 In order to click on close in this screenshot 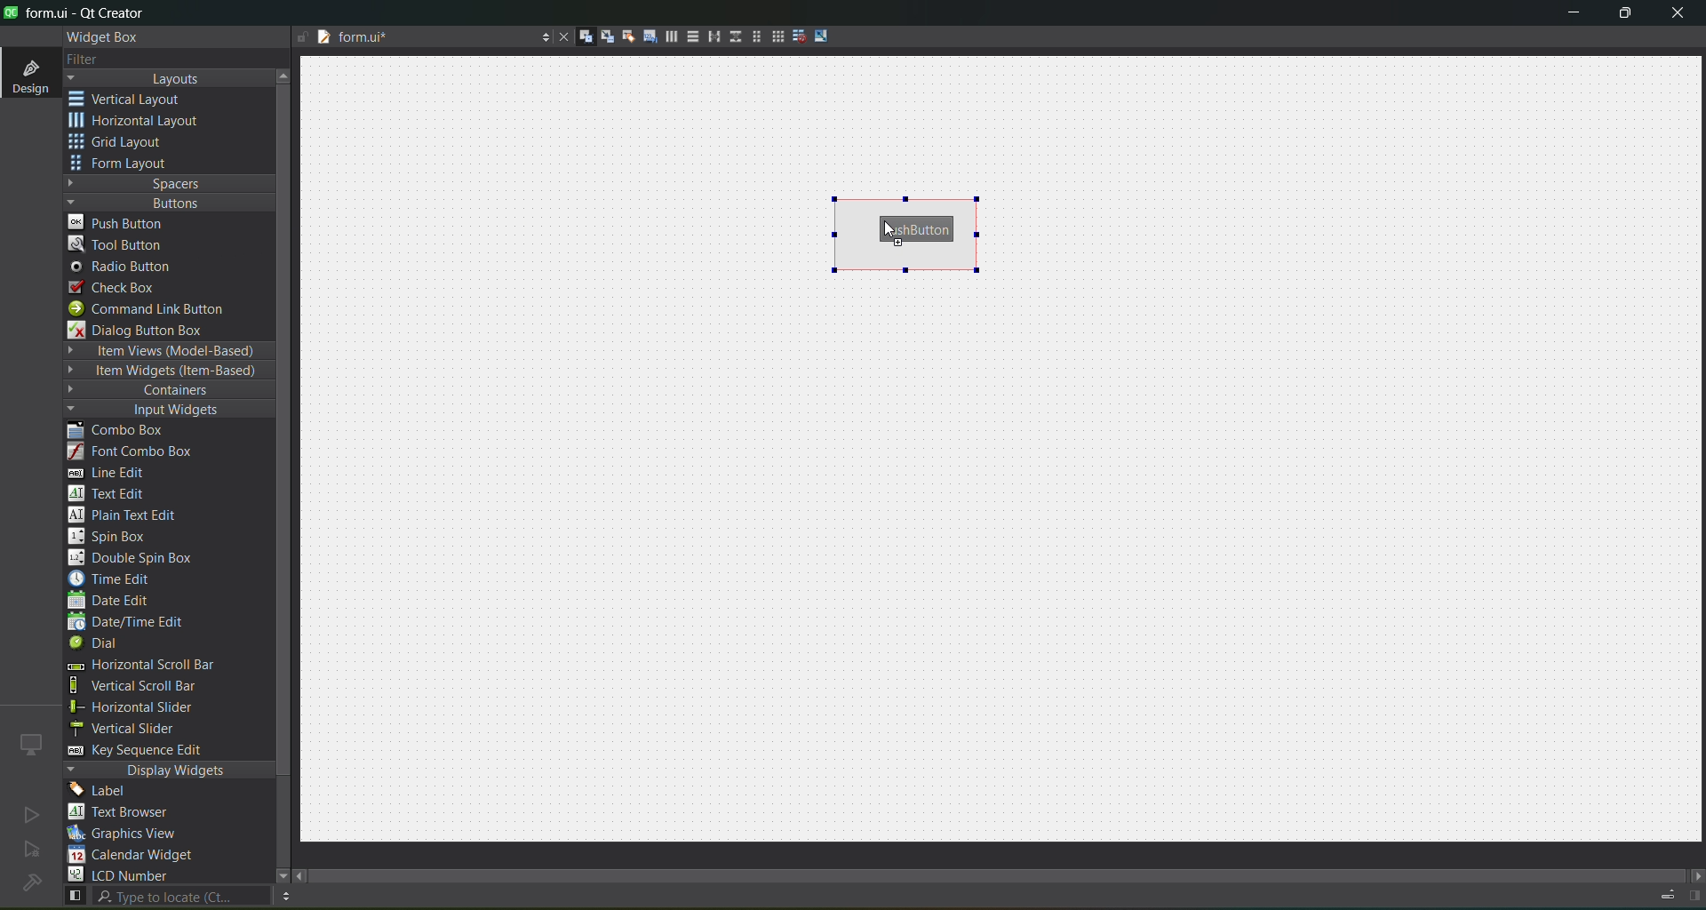, I will do `click(1678, 15)`.